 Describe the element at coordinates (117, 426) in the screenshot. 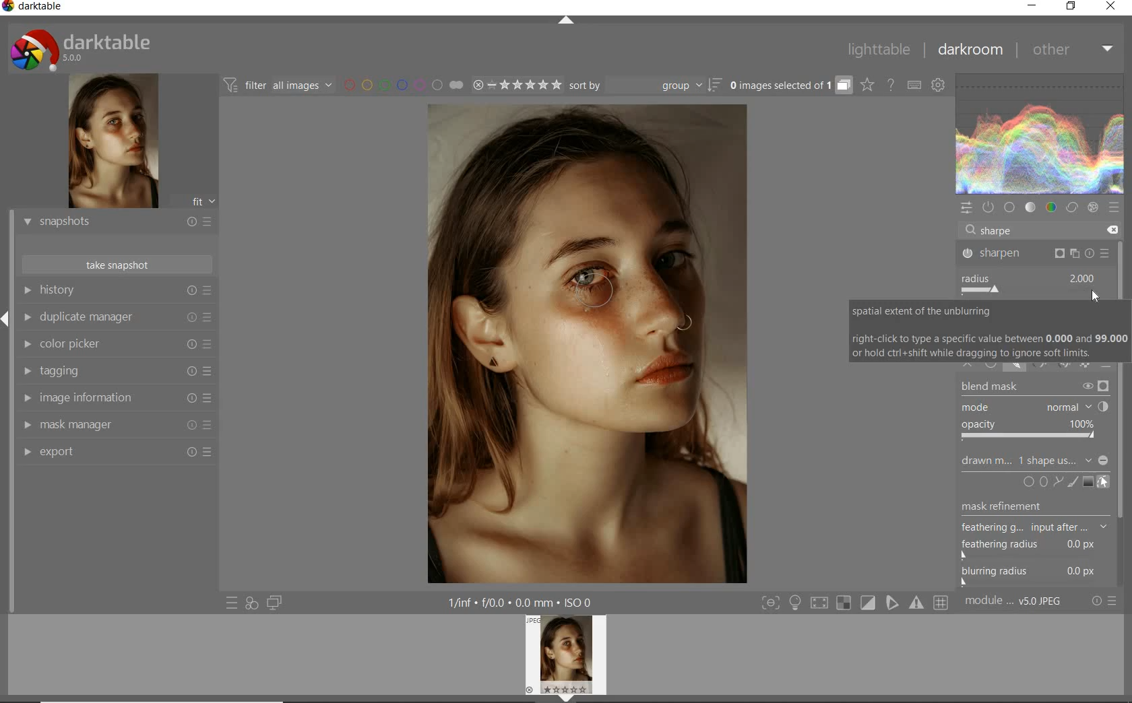

I see `mask manager` at that location.